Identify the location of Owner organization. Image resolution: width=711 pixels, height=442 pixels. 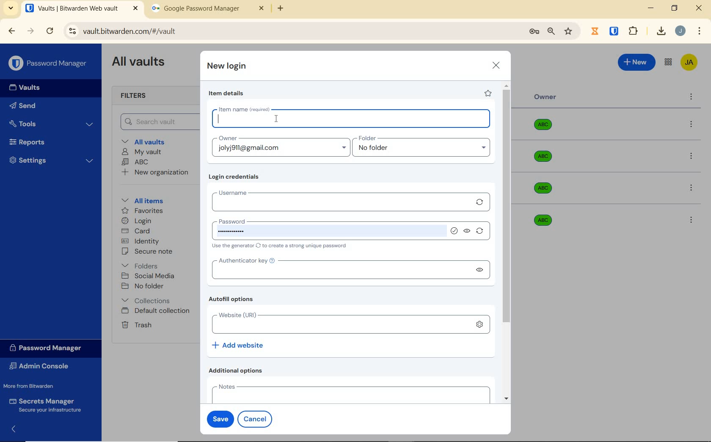
(546, 188).